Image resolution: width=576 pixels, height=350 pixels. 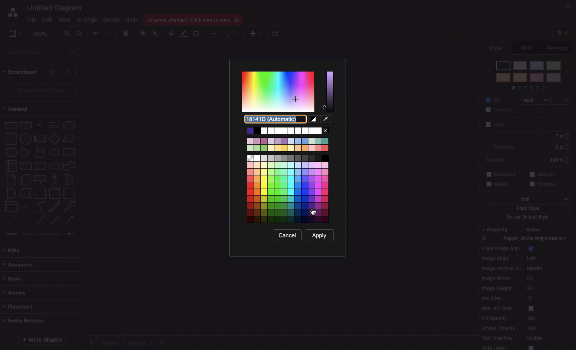 What do you see at coordinates (40, 220) in the screenshot?
I see `line` at bounding box center [40, 220].